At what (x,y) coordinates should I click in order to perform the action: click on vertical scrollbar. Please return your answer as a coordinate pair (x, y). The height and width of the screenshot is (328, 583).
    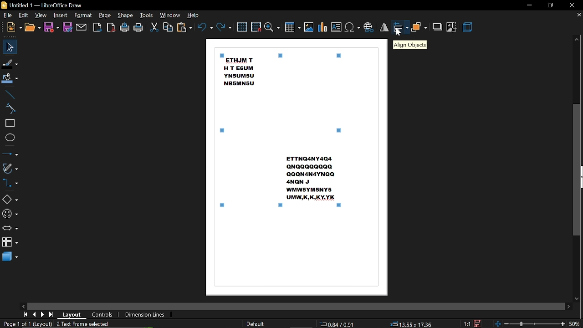
    Looking at the image, I should click on (577, 169).